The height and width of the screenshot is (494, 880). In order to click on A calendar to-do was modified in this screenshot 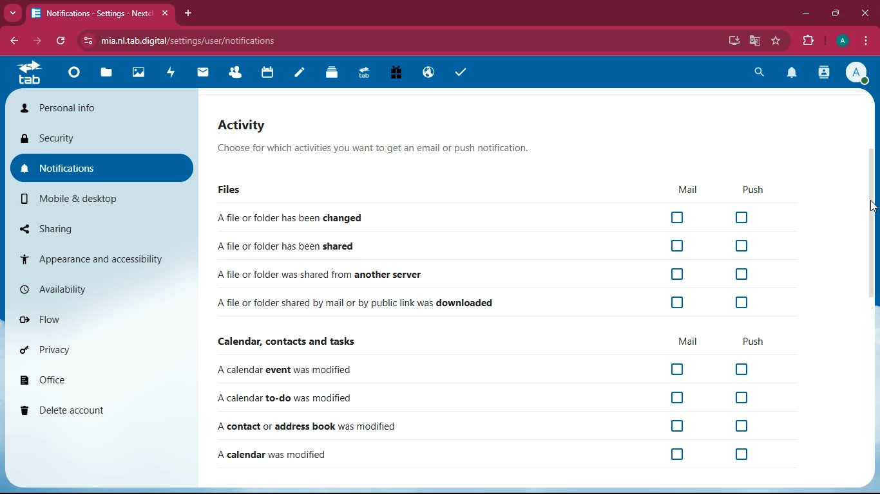, I will do `click(484, 396)`.